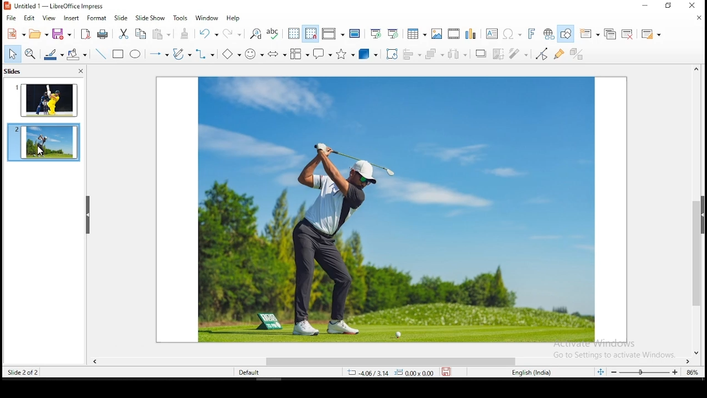 This screenshot has width=707, height=398. Describe the element at coordinates (17, 33) in the screenshot. I see `new ` at that location.